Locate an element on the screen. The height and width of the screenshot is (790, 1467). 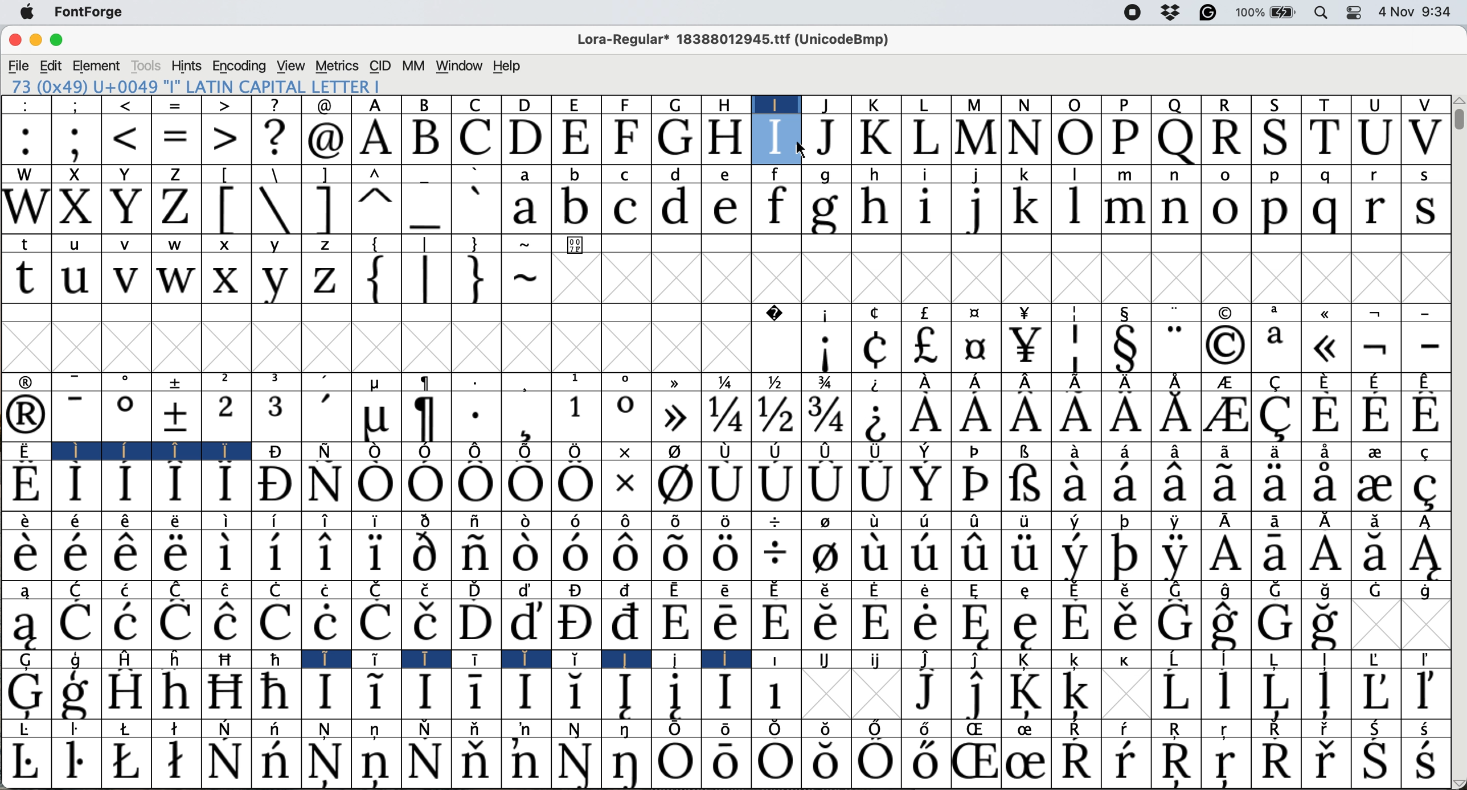
m is located at coordinates (978, 105).